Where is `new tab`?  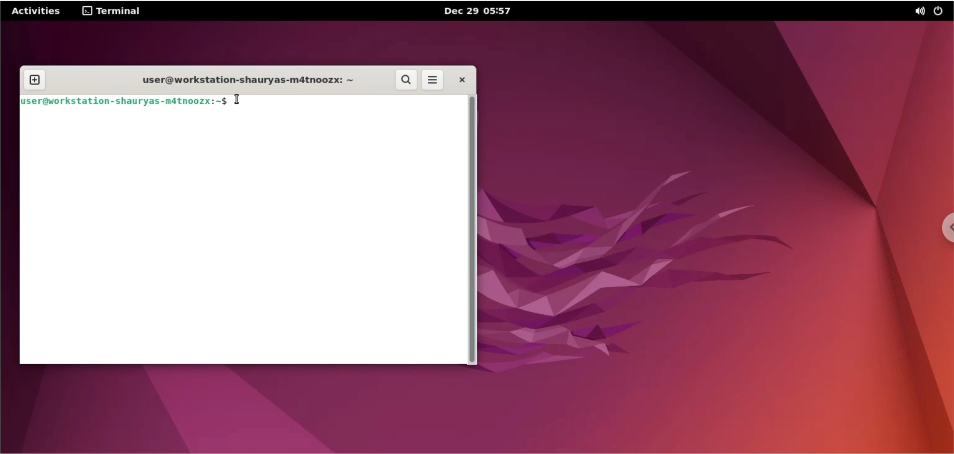
new tab is located at coordinates (34, 79).